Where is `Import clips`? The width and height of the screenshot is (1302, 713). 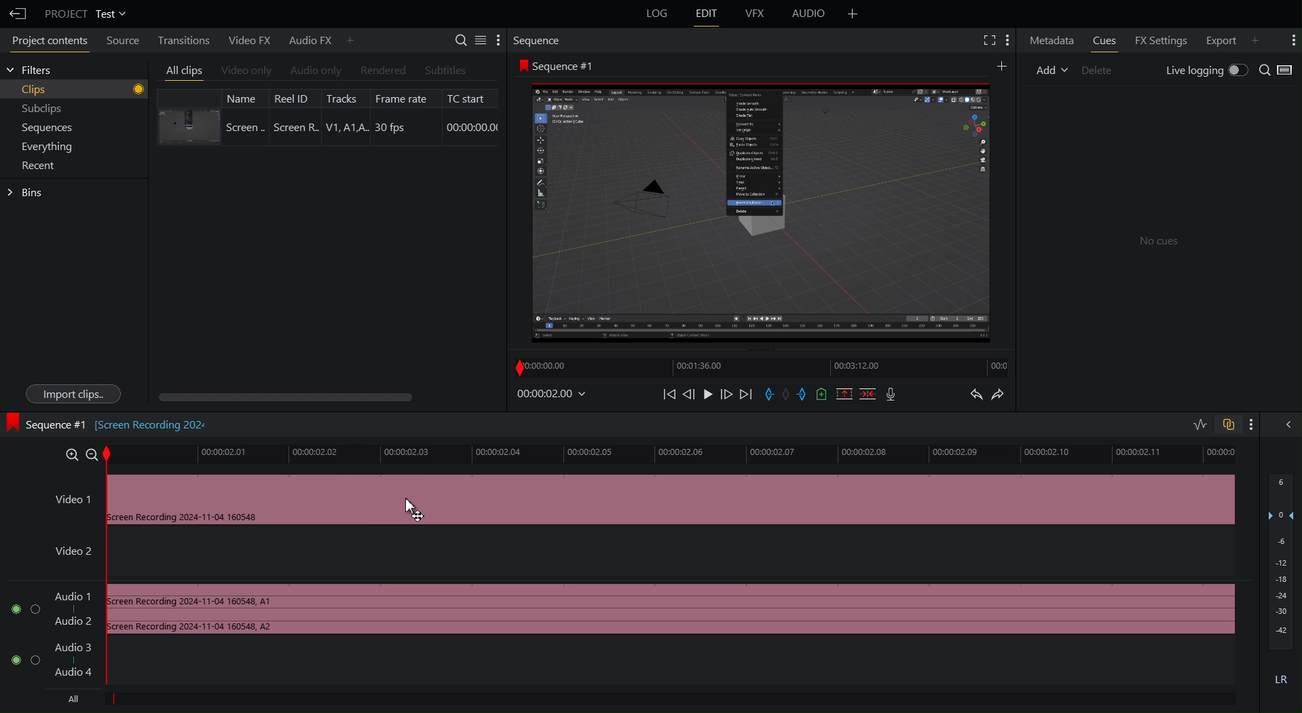 Import clips is located at coordinates (68, 393).